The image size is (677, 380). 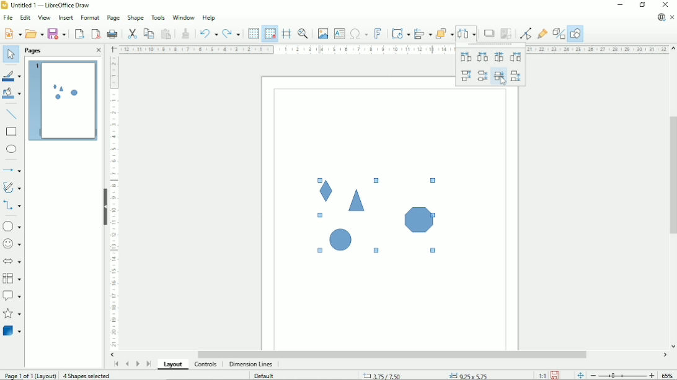 What do you see at coordinates (206, 365) in the screenshot?
I see `Controls` at bounding box center [206, 365].